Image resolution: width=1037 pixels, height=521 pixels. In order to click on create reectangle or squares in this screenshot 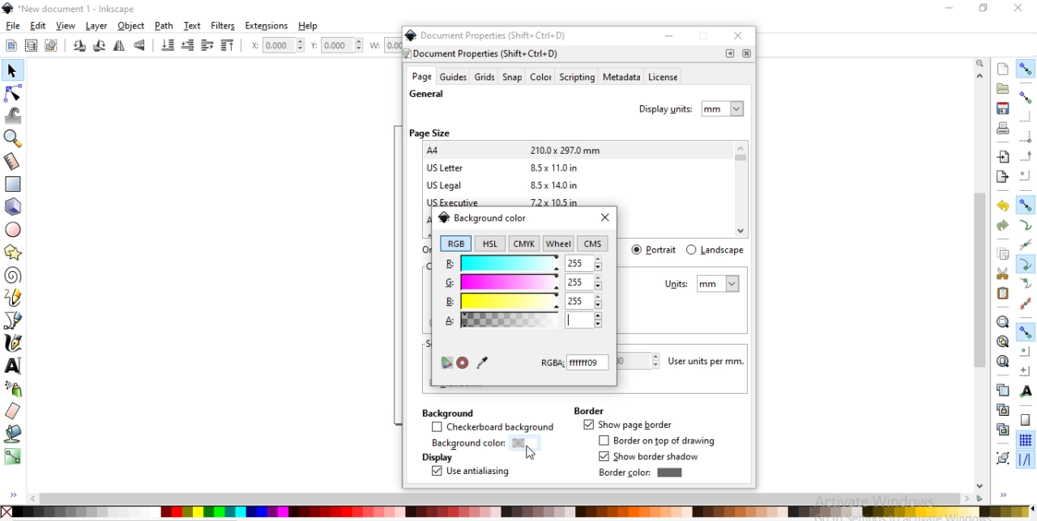, I will do `click(13, 183)`.